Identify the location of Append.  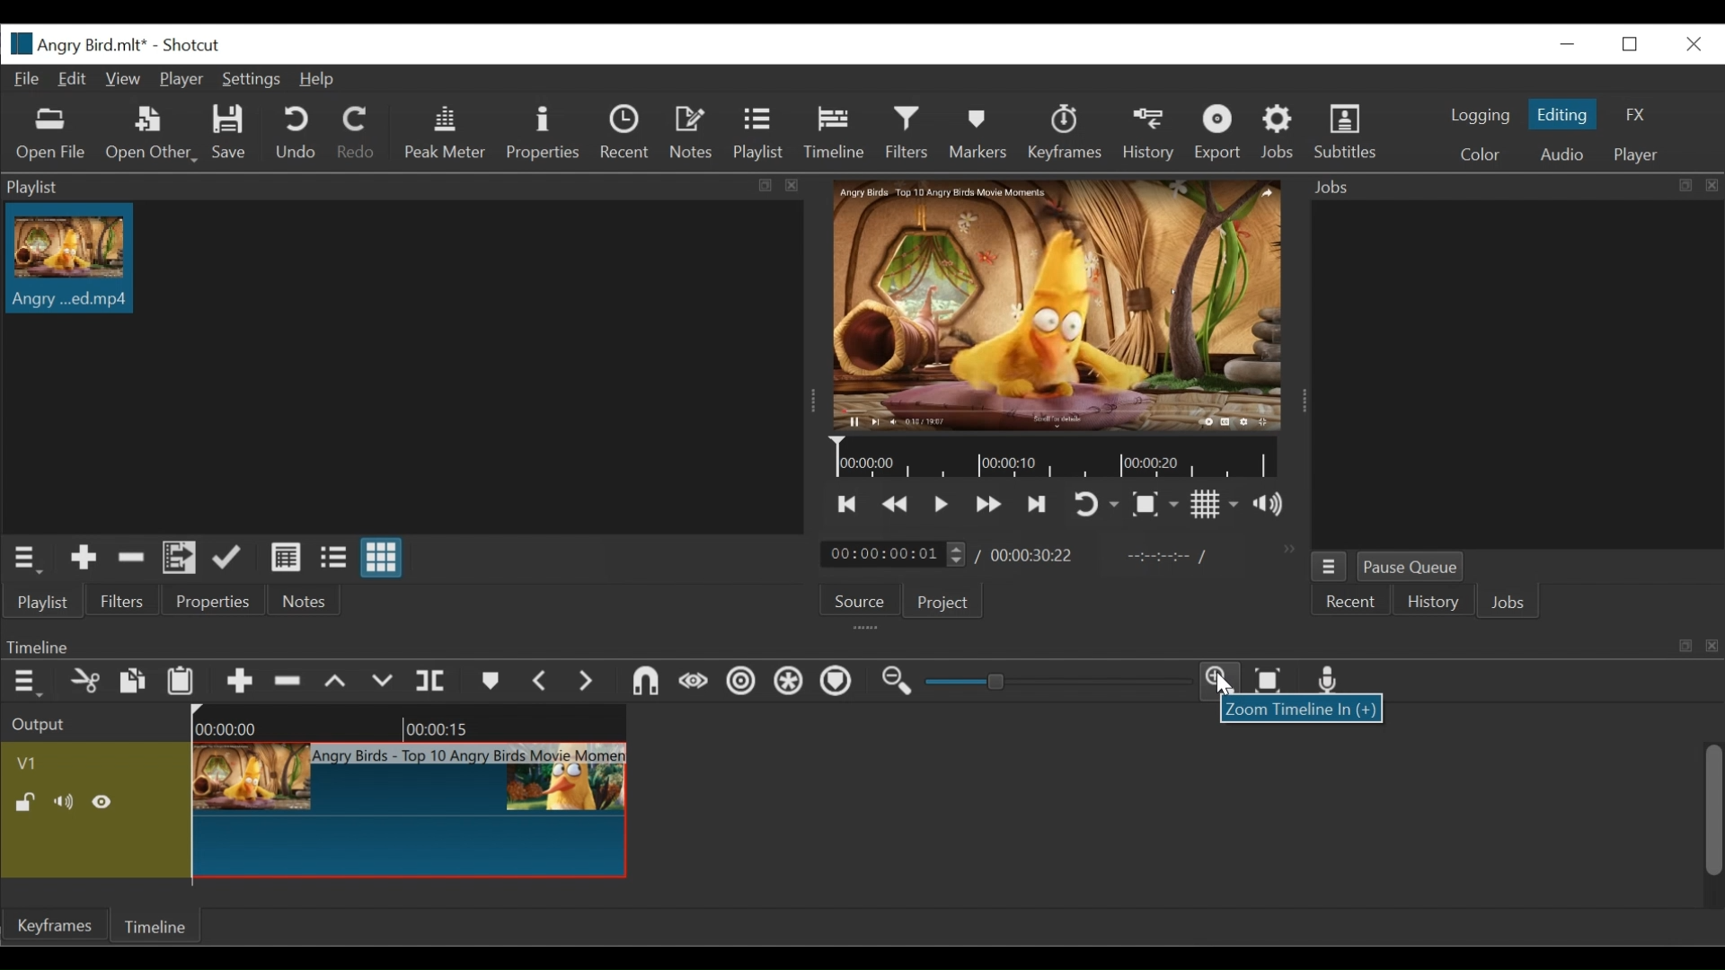
(241, 682).